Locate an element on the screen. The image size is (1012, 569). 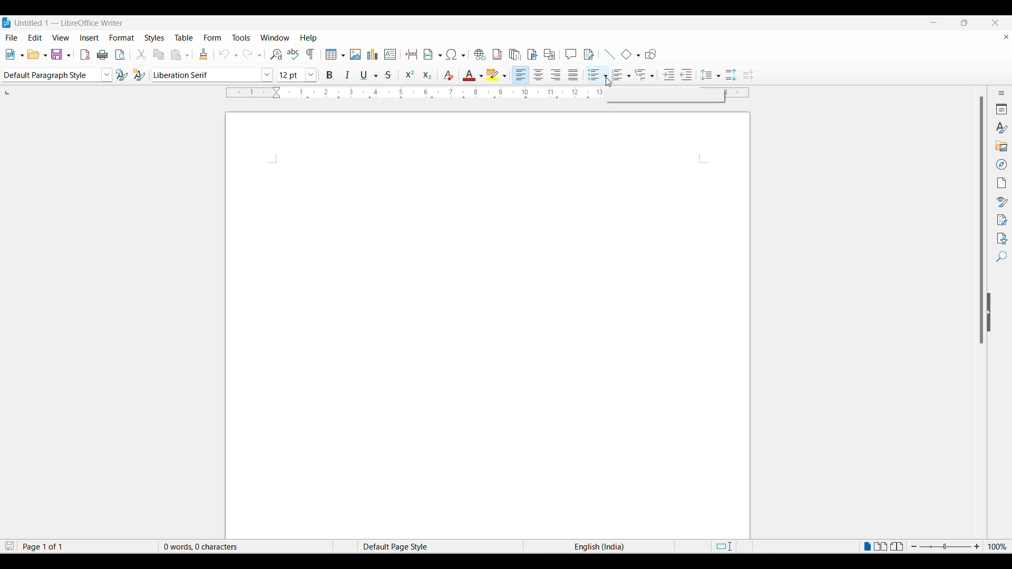
Decrease line spacing is located at coordinates (752, 74).